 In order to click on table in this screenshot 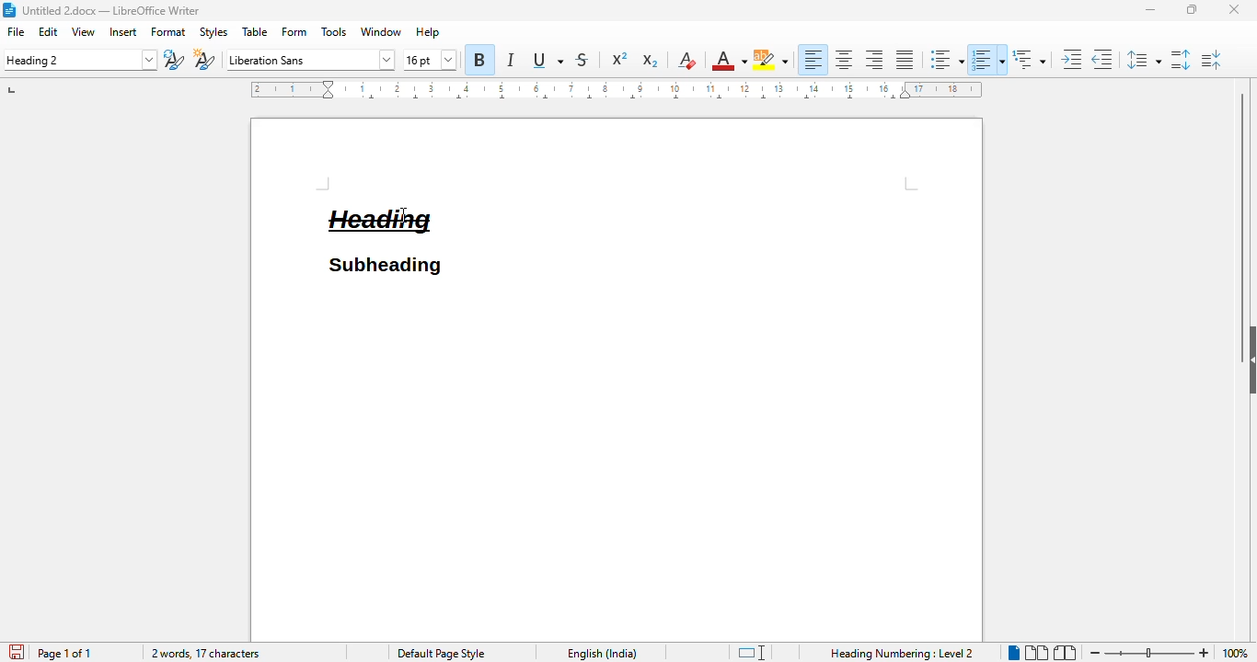, I will do `click(256, 31)`.